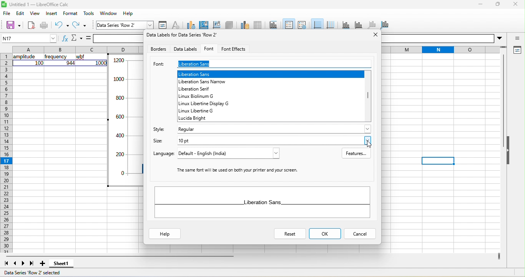  I want to click on ok, so click(325, 234).